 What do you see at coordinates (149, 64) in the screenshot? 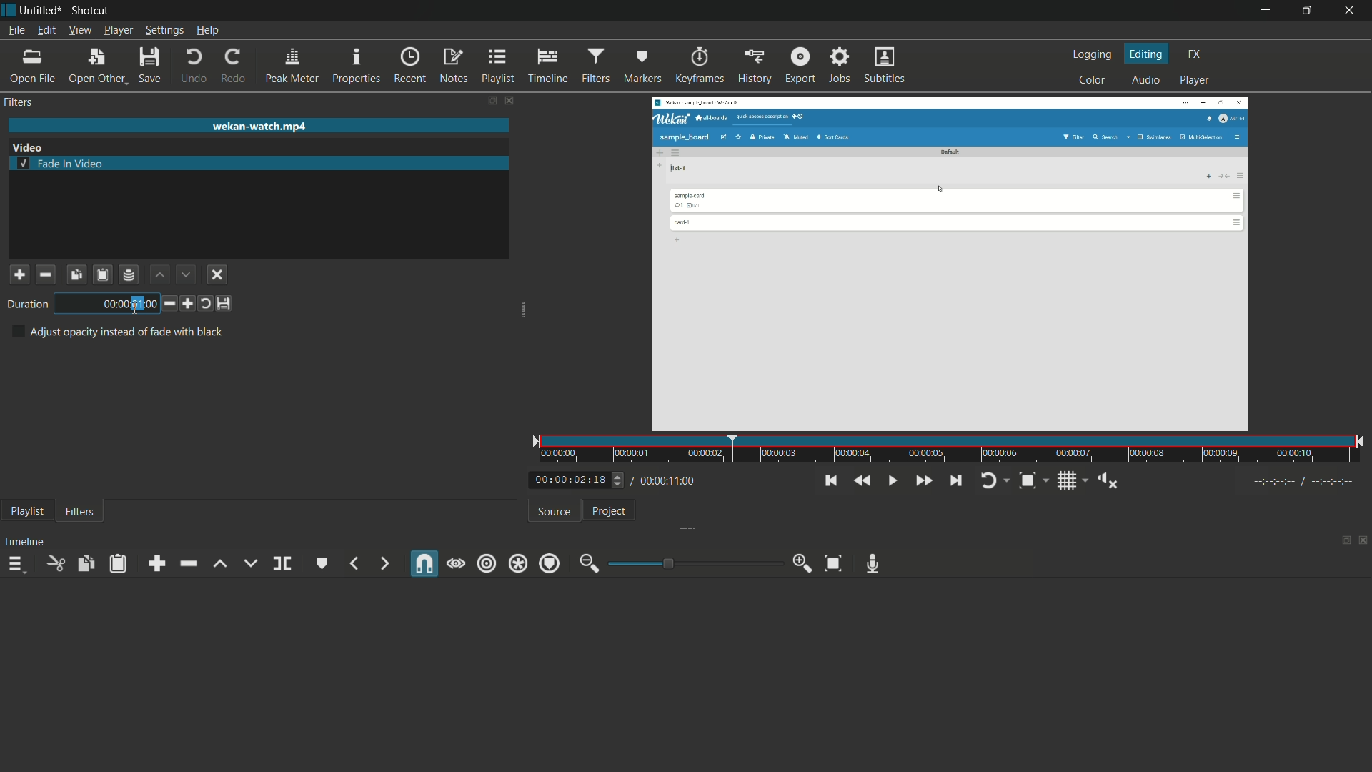
I see `save` at bounding box center [149, 64].